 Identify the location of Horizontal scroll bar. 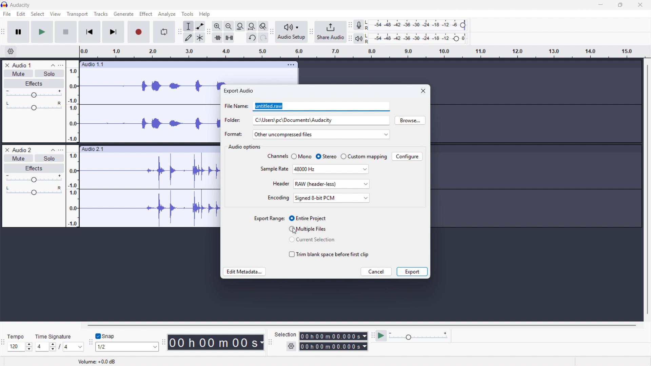
(362, 325).